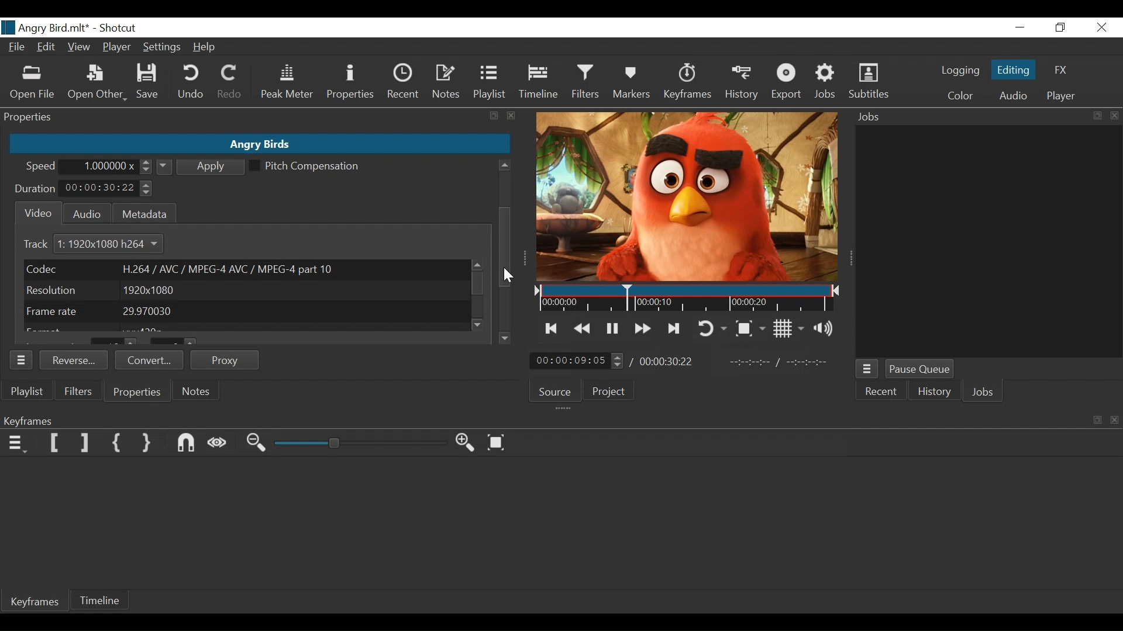 The width and height of the screenshot is (1123, 631). Describe the element at coordinates (160, 48) in the screenshot. I see `Settings` at that location.